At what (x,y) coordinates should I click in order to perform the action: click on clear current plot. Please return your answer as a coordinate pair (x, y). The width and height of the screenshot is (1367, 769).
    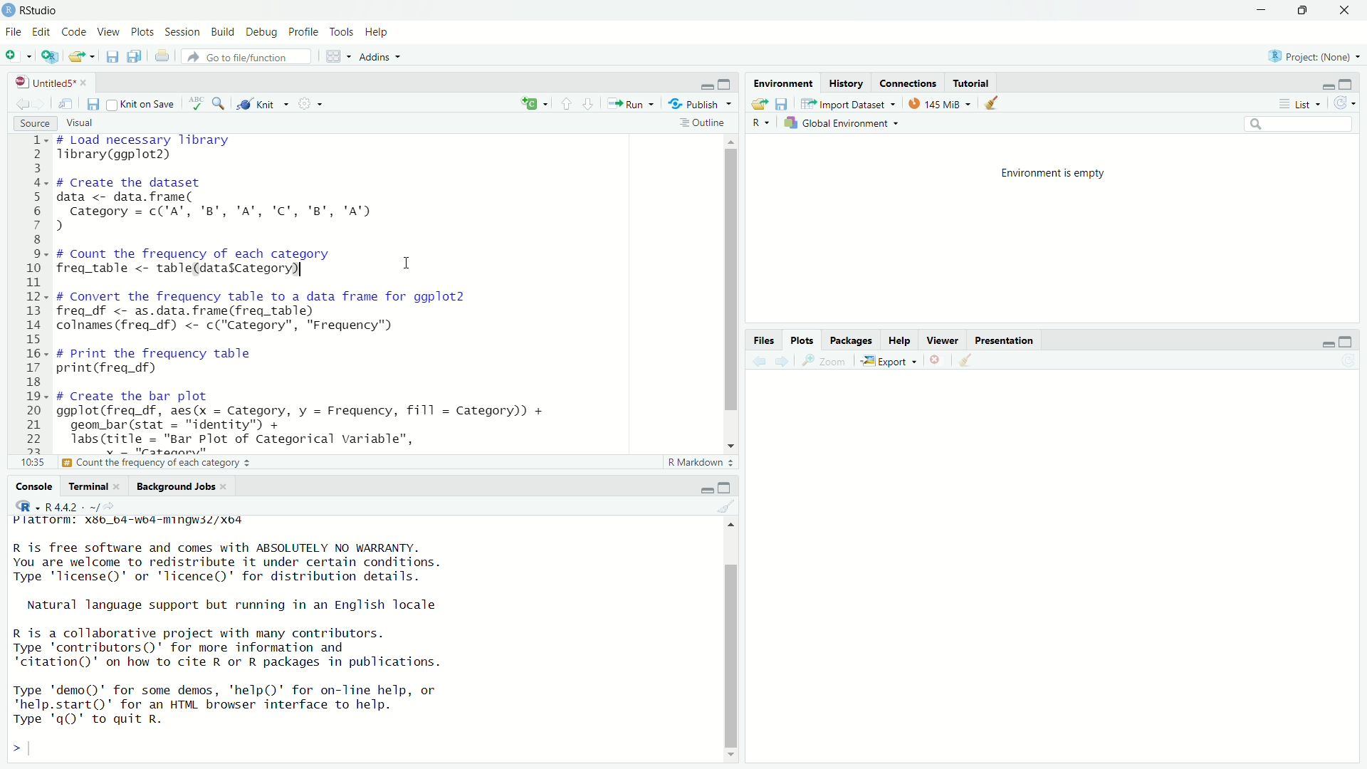
    Looking at the image, I should click on (936, 360).